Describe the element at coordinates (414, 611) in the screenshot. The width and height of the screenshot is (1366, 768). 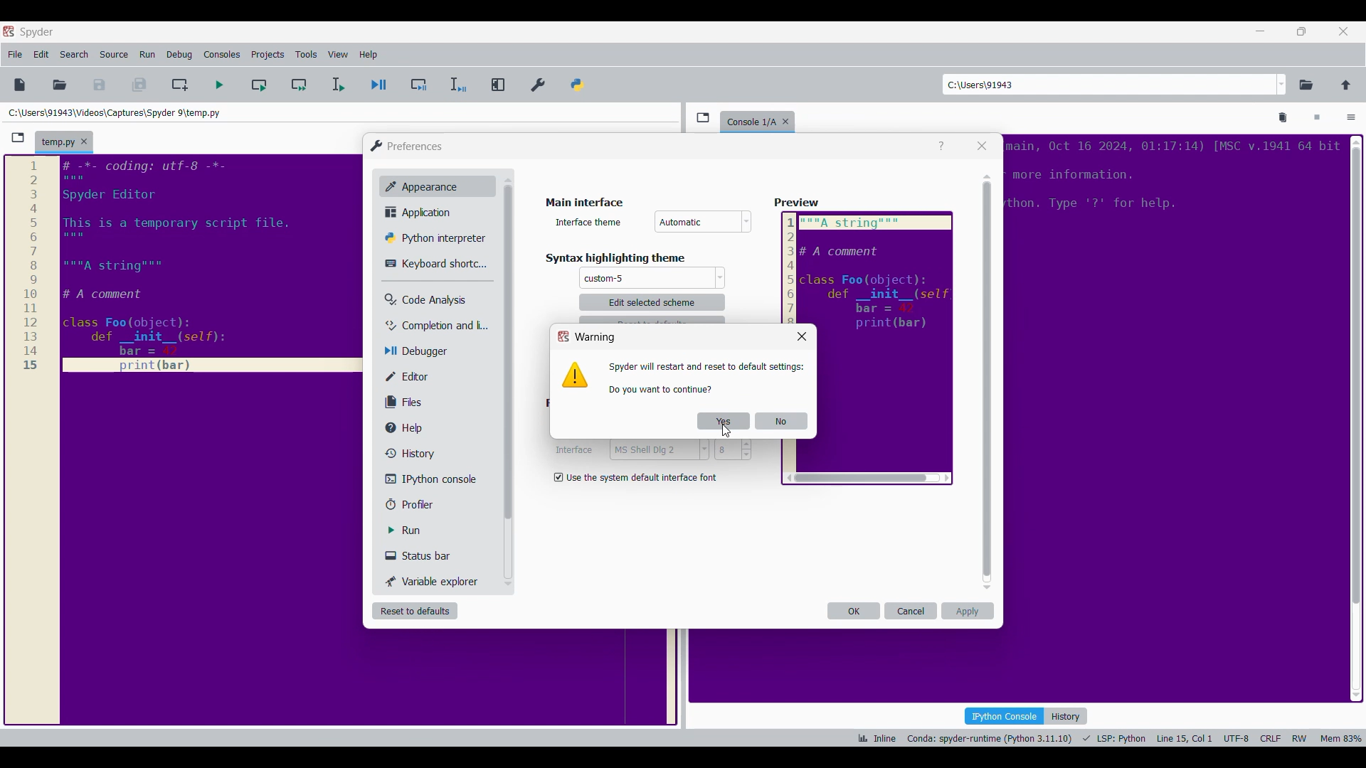
I see `Reset to defaults` at that location.